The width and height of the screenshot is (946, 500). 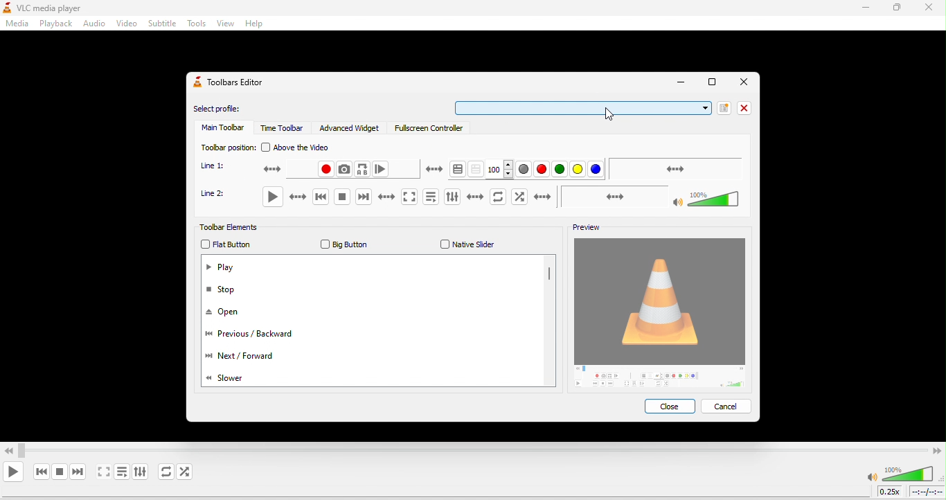 What do you see at coordinates (726, 109) in the screenshot?
I see `new profile` at bounding box center [726, 109].